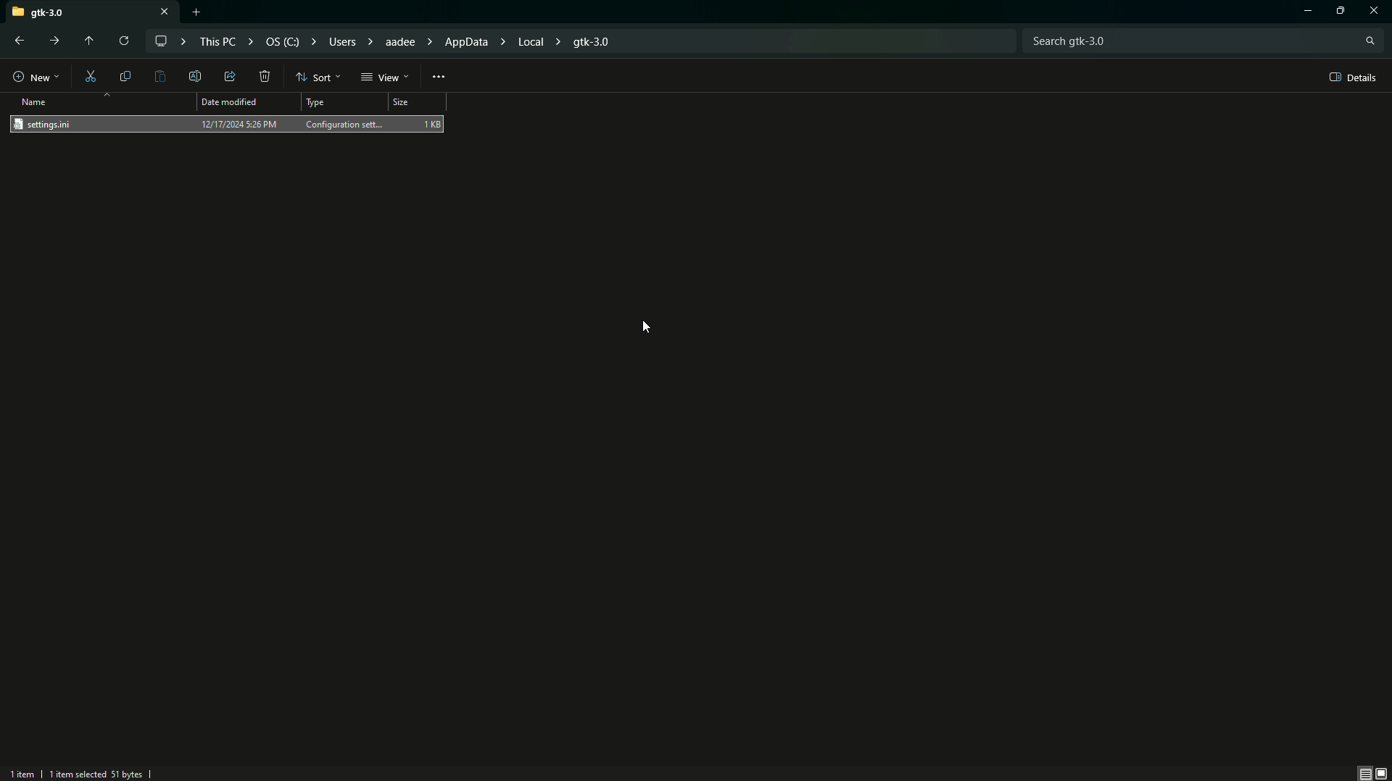 The image size is (1392, 781). What do you see at coordinates (265, 78) in the screenshot?
I see `Delete` at bounding box center [265, 78].